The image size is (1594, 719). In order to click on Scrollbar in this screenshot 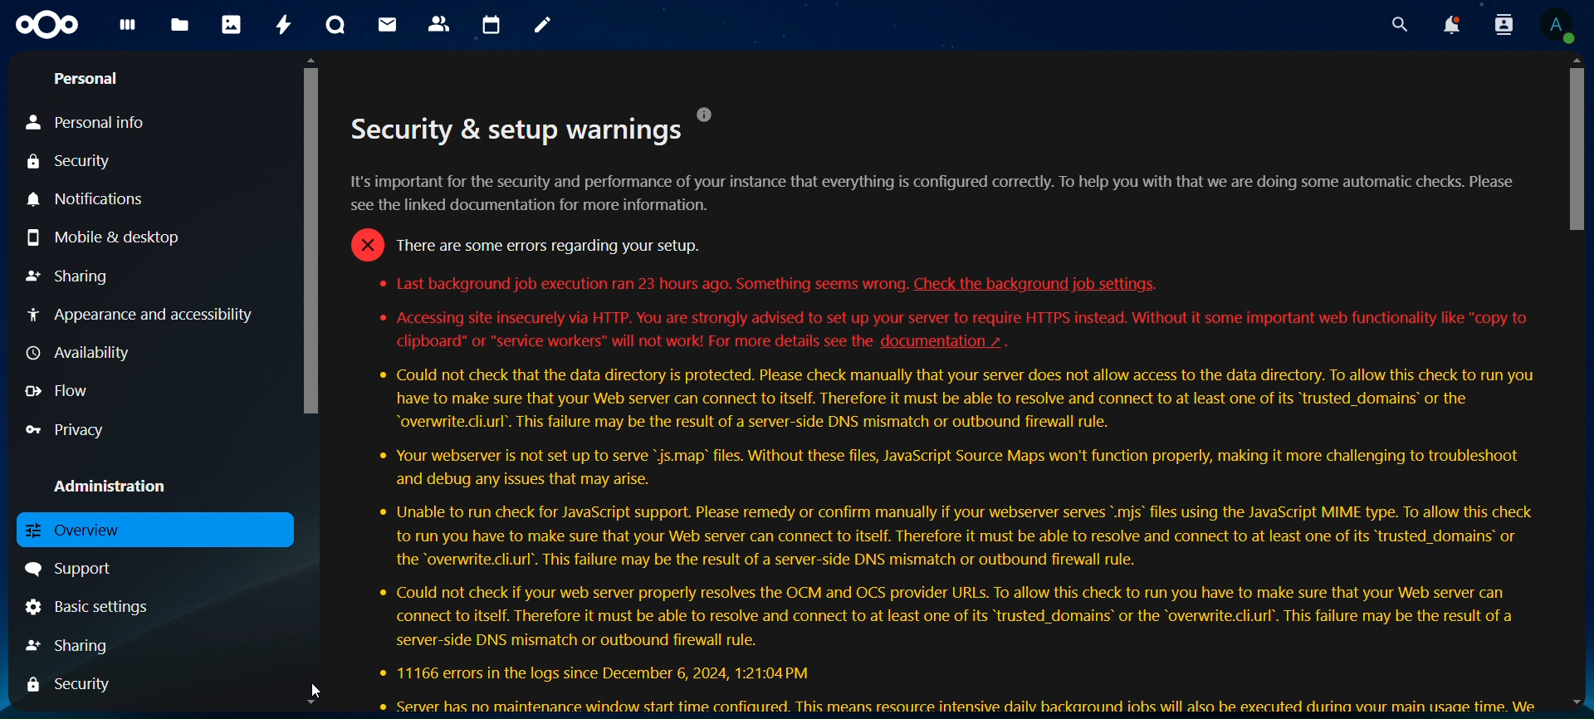, I will do `click(1572, 384)`.